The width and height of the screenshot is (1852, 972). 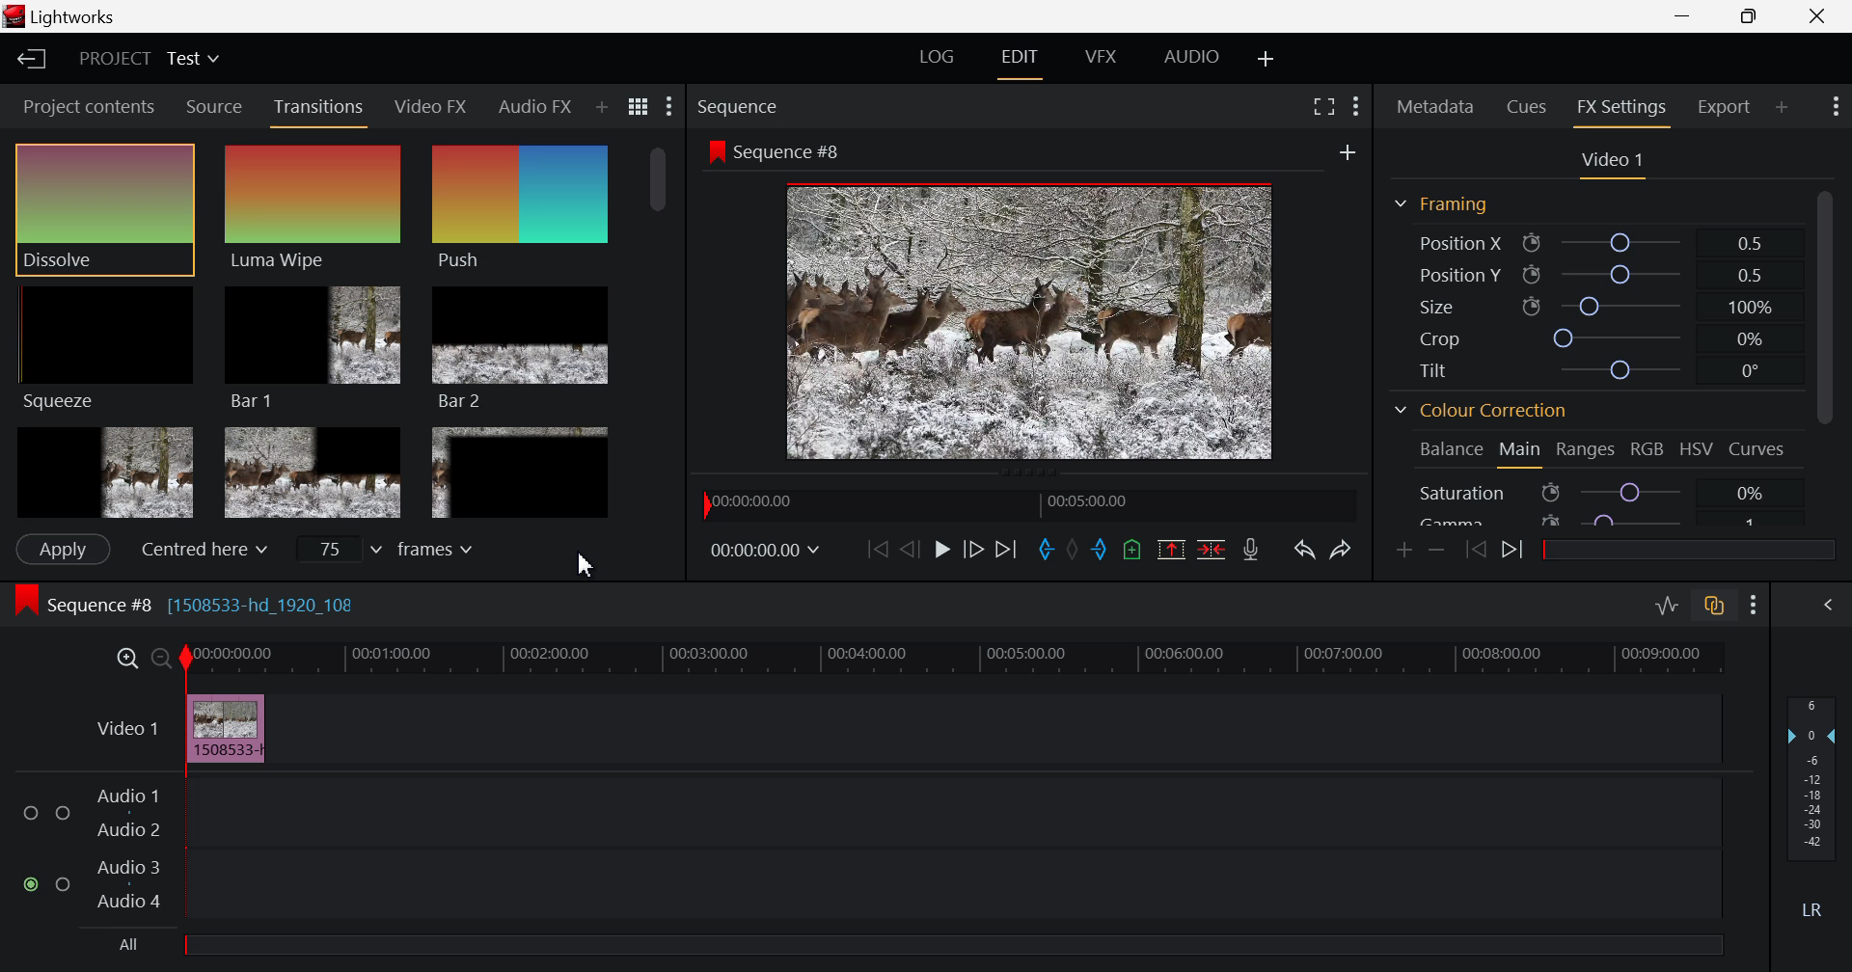 What do you see at coordinates (912, 950) in the screenshot?
I see `All` at bounding box center [912, 950].